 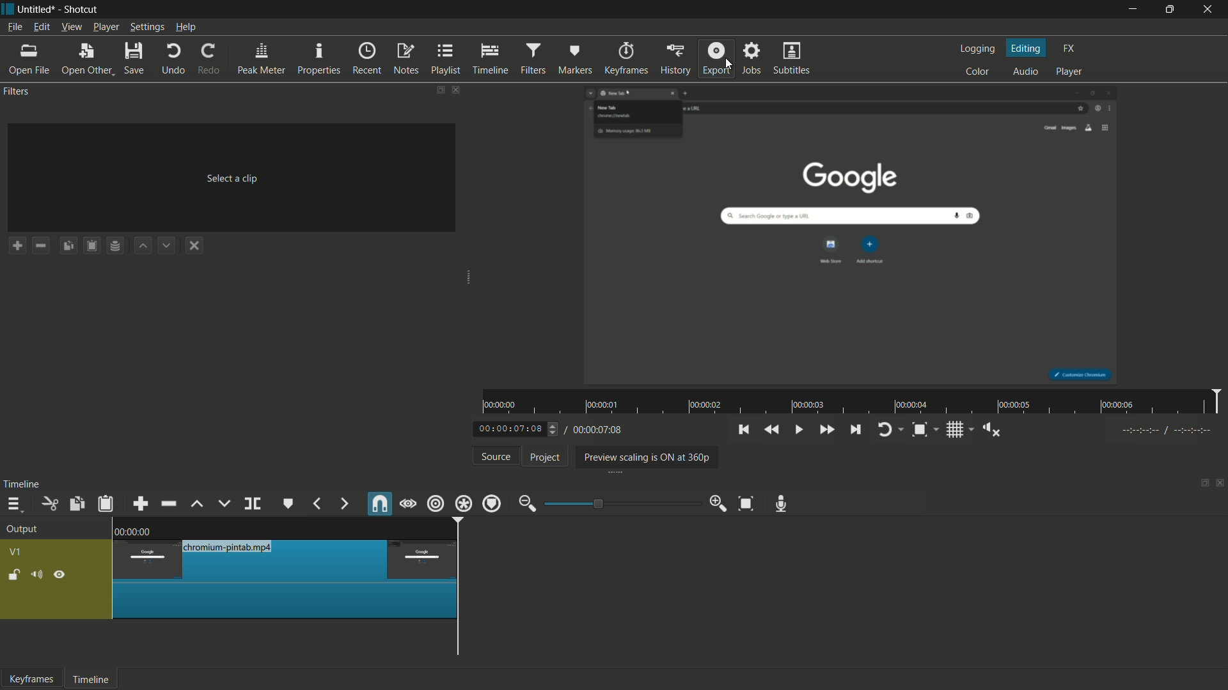 What do you see at coordinates (750, 58) in the screenshot?
I see `jobs` at bounding box center [750, 58].